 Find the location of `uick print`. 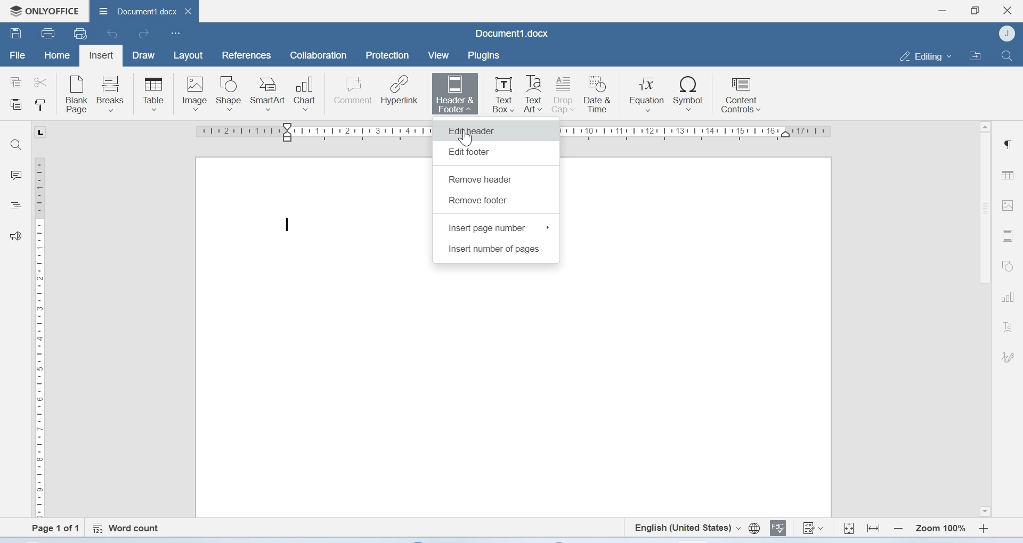

uick print is located at coordinates (82, 34).